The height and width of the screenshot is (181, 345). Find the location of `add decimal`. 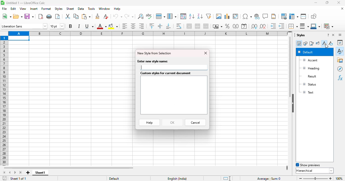

add decimal is located at coordinates (254, 26).